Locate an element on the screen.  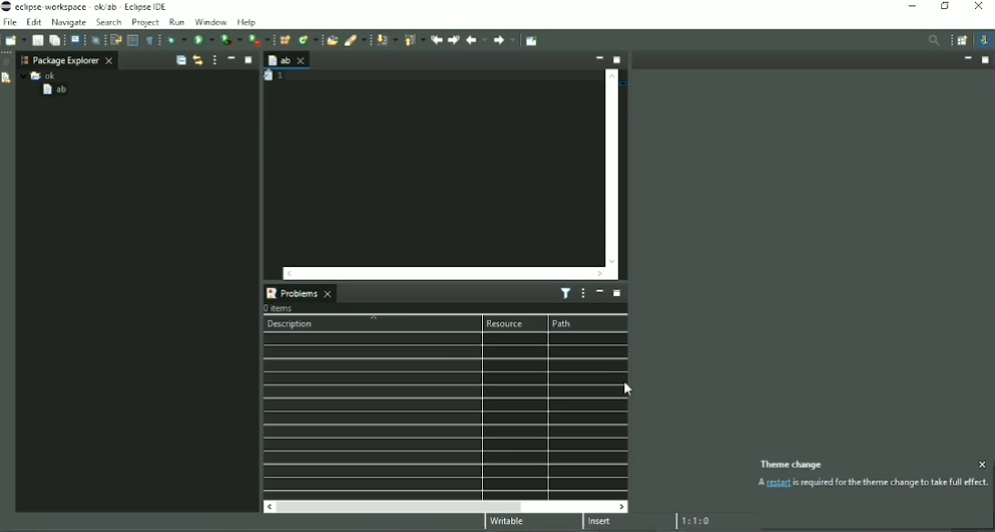
Description is located at coordinates (291, 324).